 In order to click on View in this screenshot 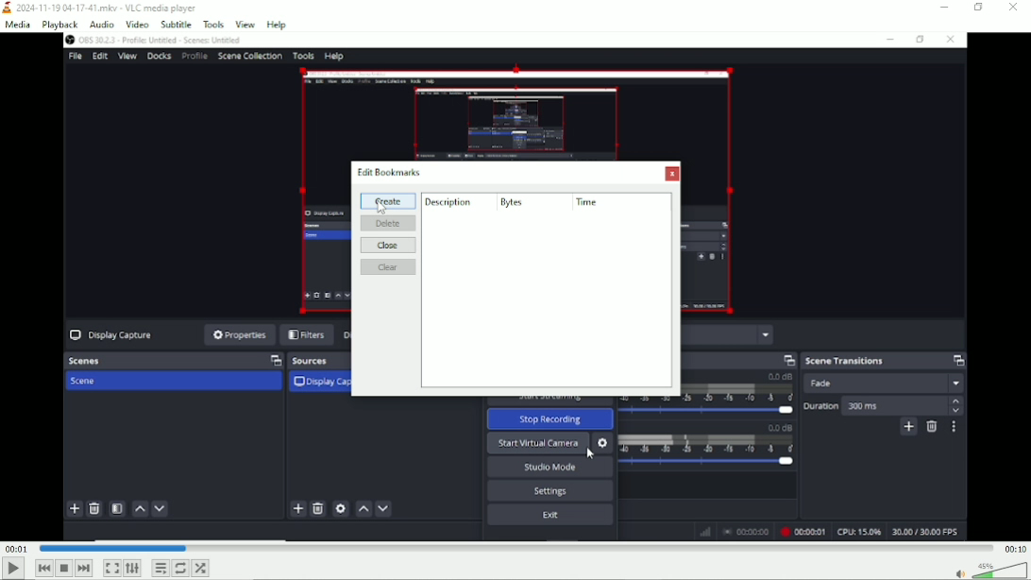, I will do `click(244, 25)`.